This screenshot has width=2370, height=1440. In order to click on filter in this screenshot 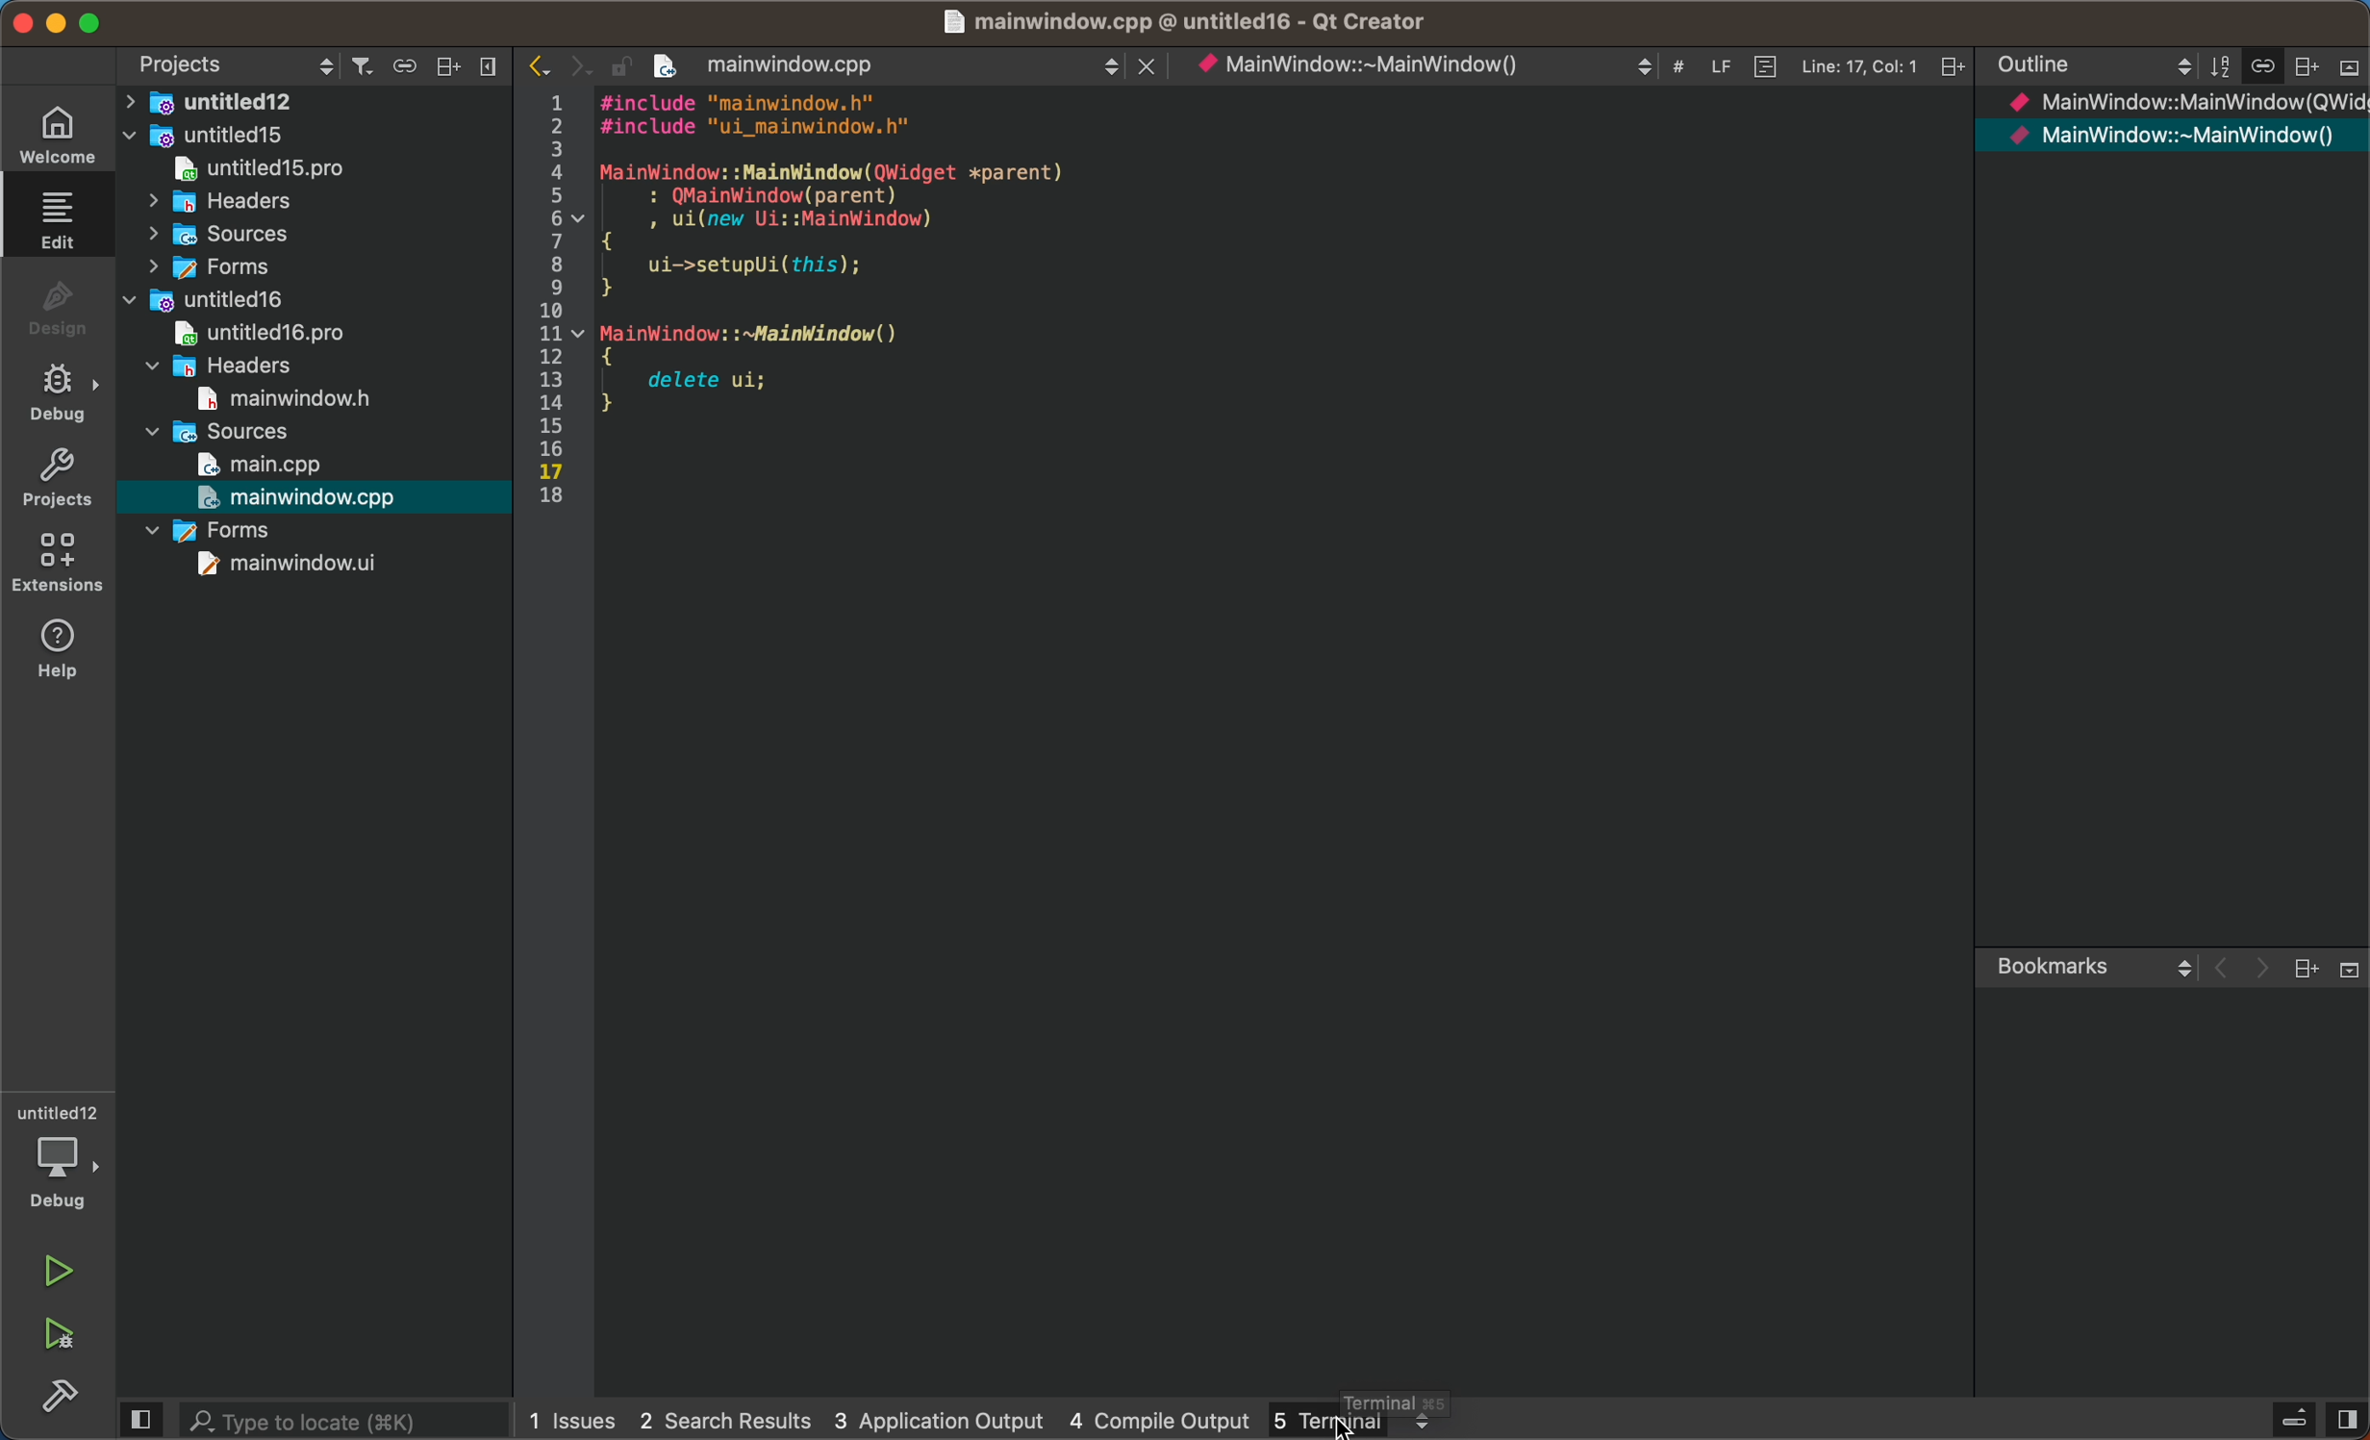, I will do `click(359, 66)`.